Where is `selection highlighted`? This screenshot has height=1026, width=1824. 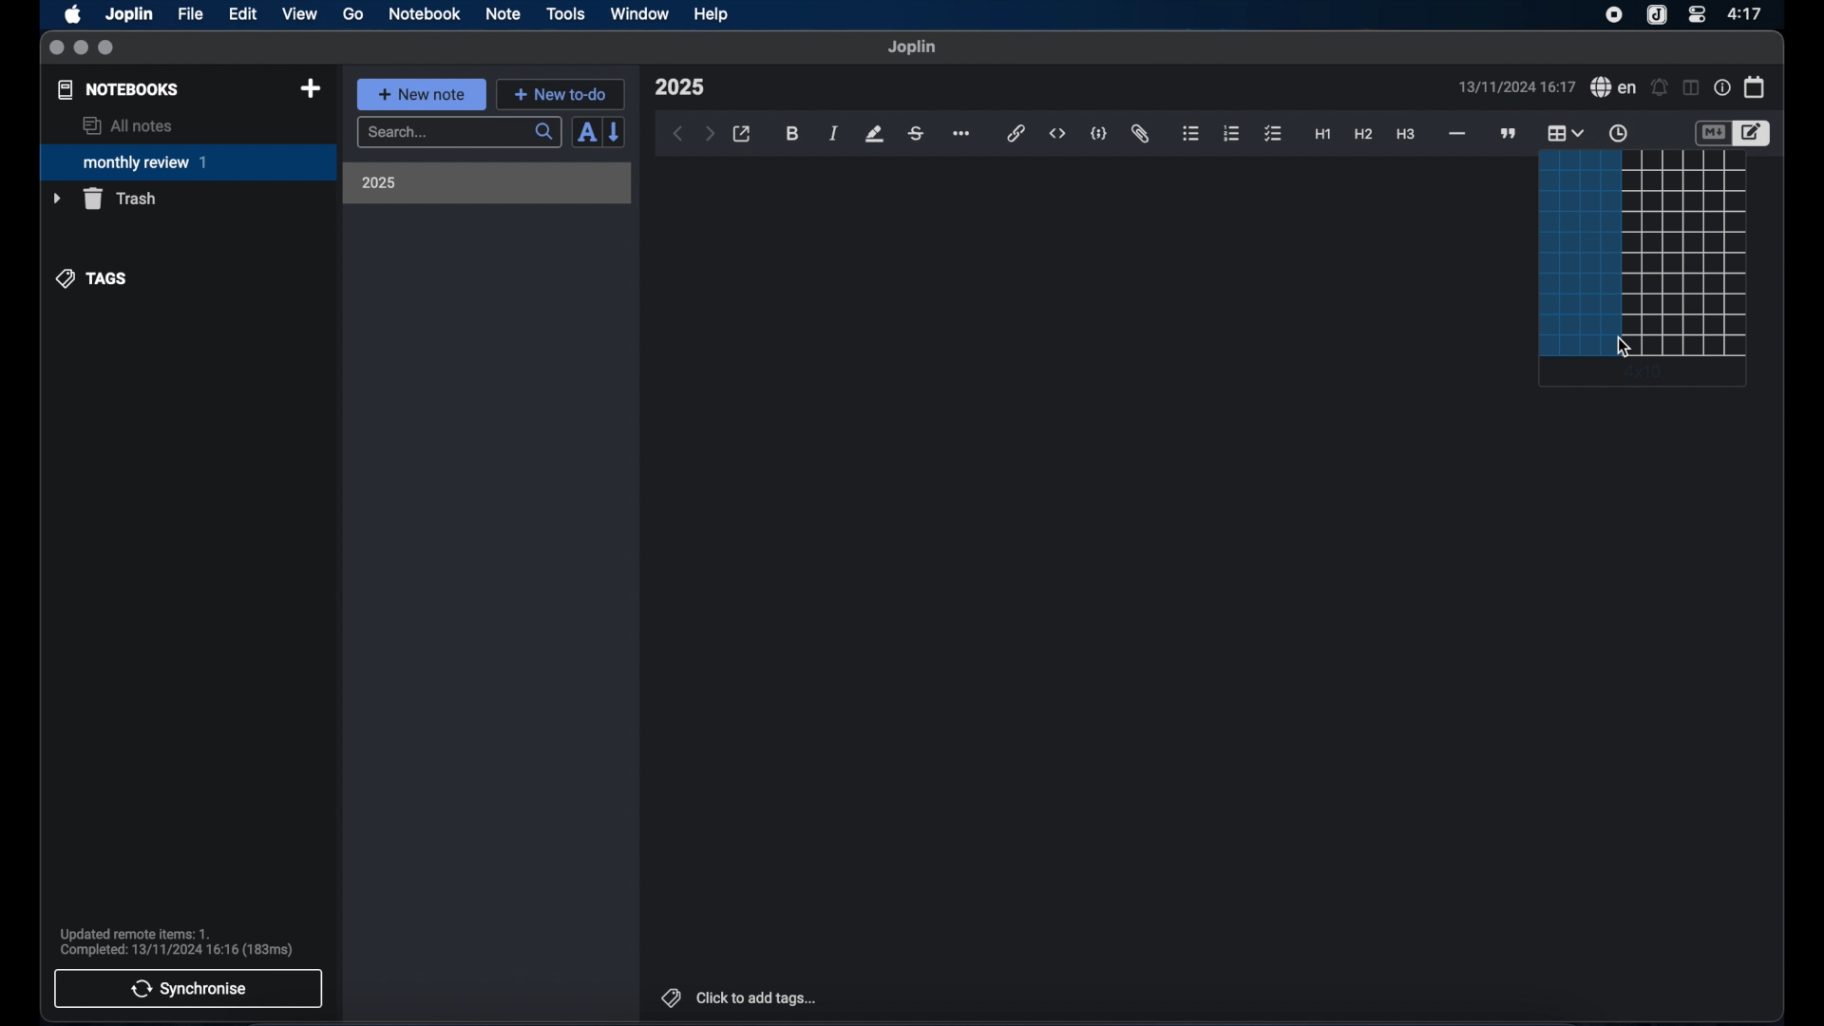
selection highlighted is located at coordinates (1579, 254).